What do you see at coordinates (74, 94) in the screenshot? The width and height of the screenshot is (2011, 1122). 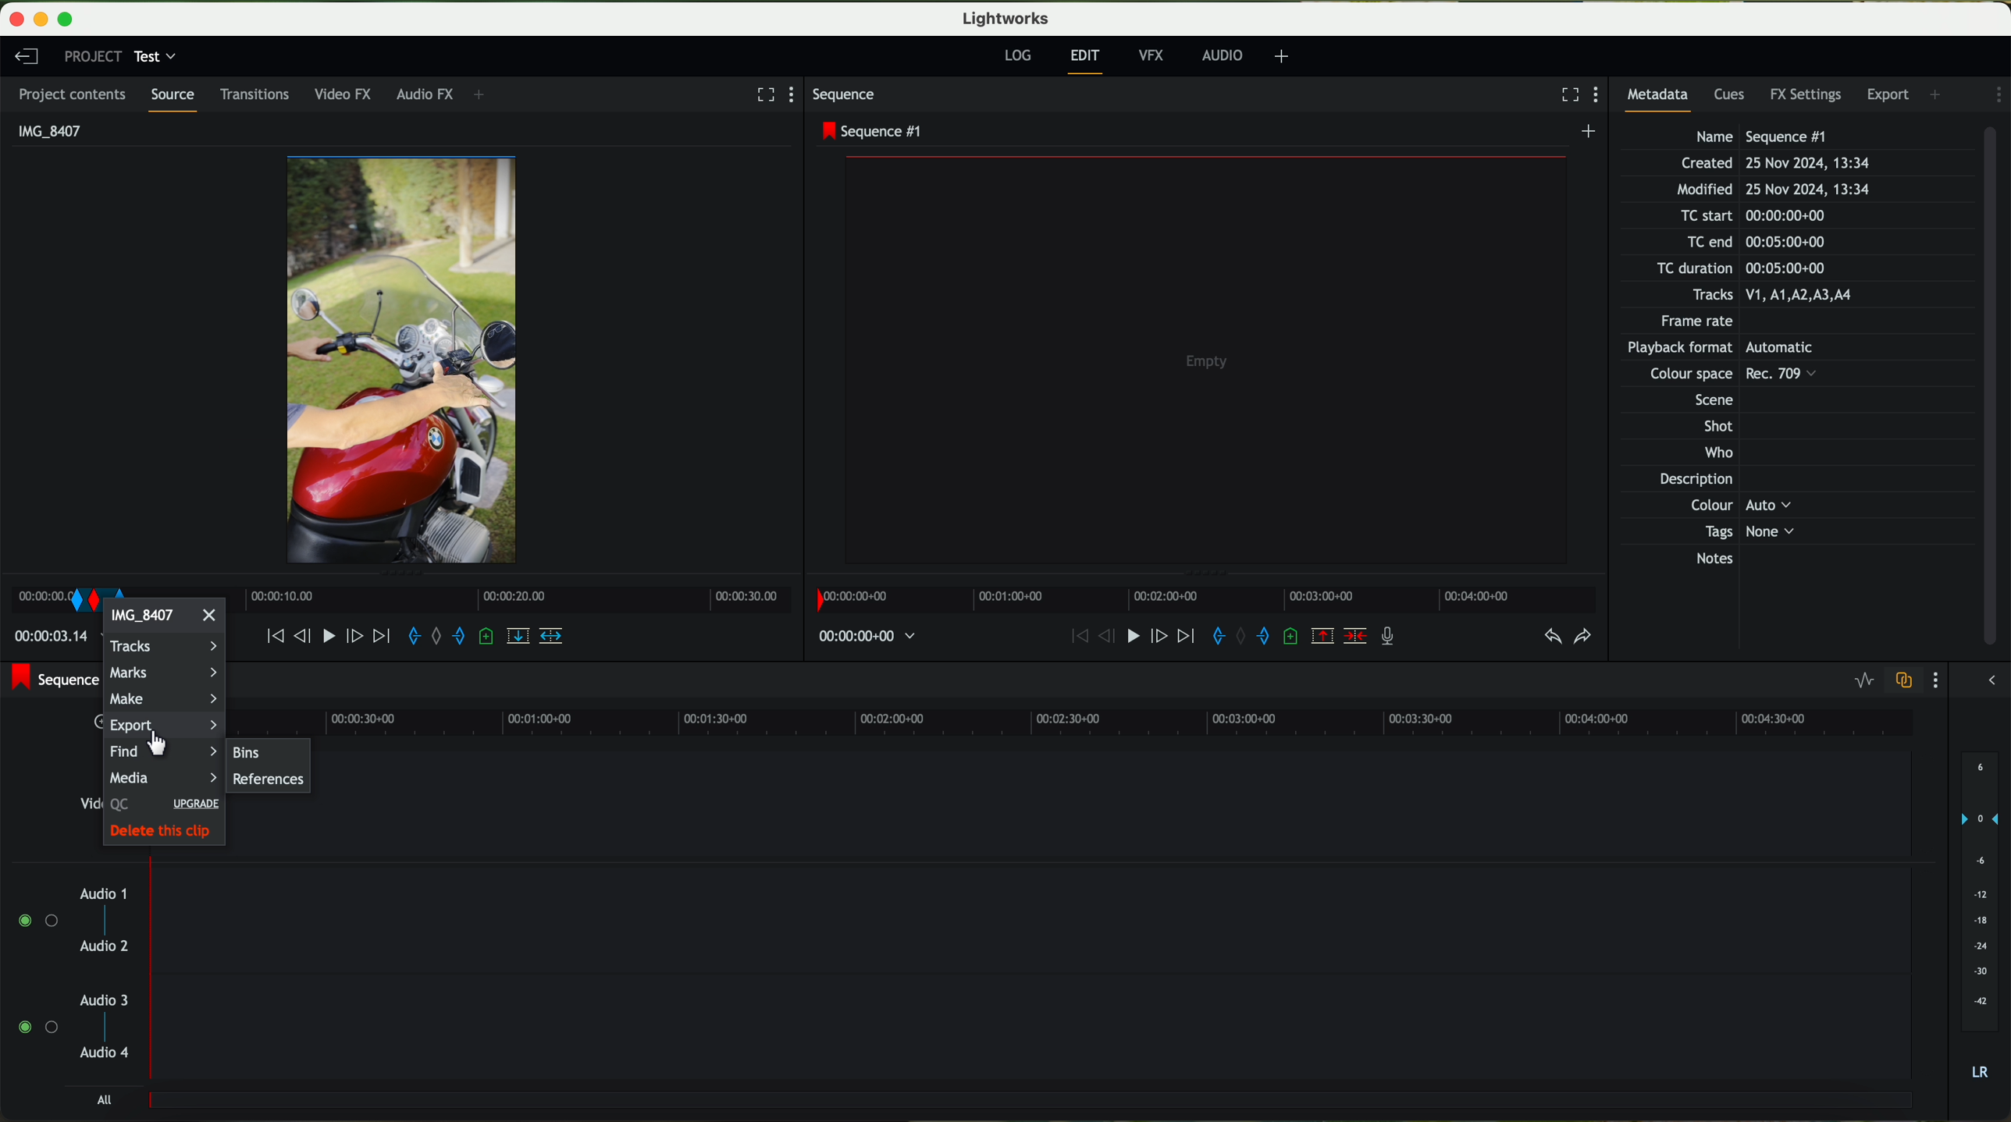 I see `project contents` at bounding box center [74, 94].